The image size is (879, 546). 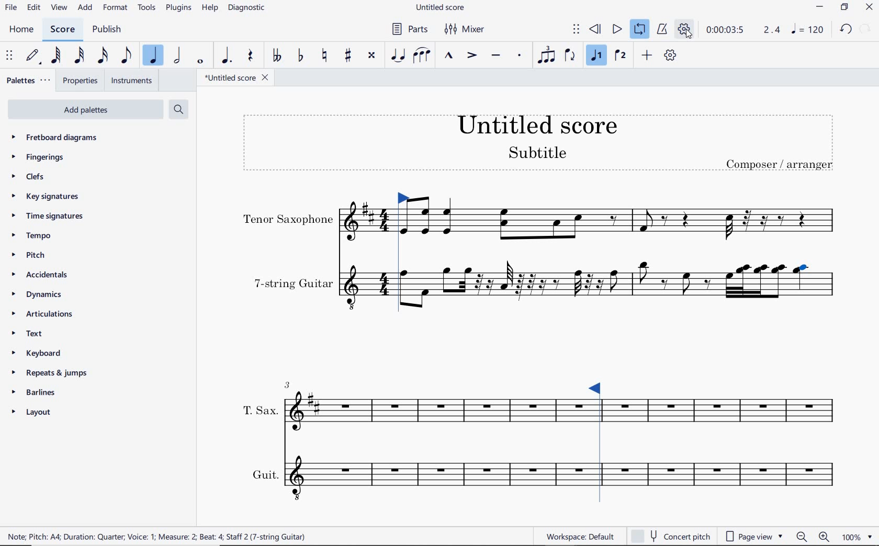 What do you see at coordinates (200, 63) in the screenshot?
I see `WHOLE NOTE` at bounding box center [200, 63].